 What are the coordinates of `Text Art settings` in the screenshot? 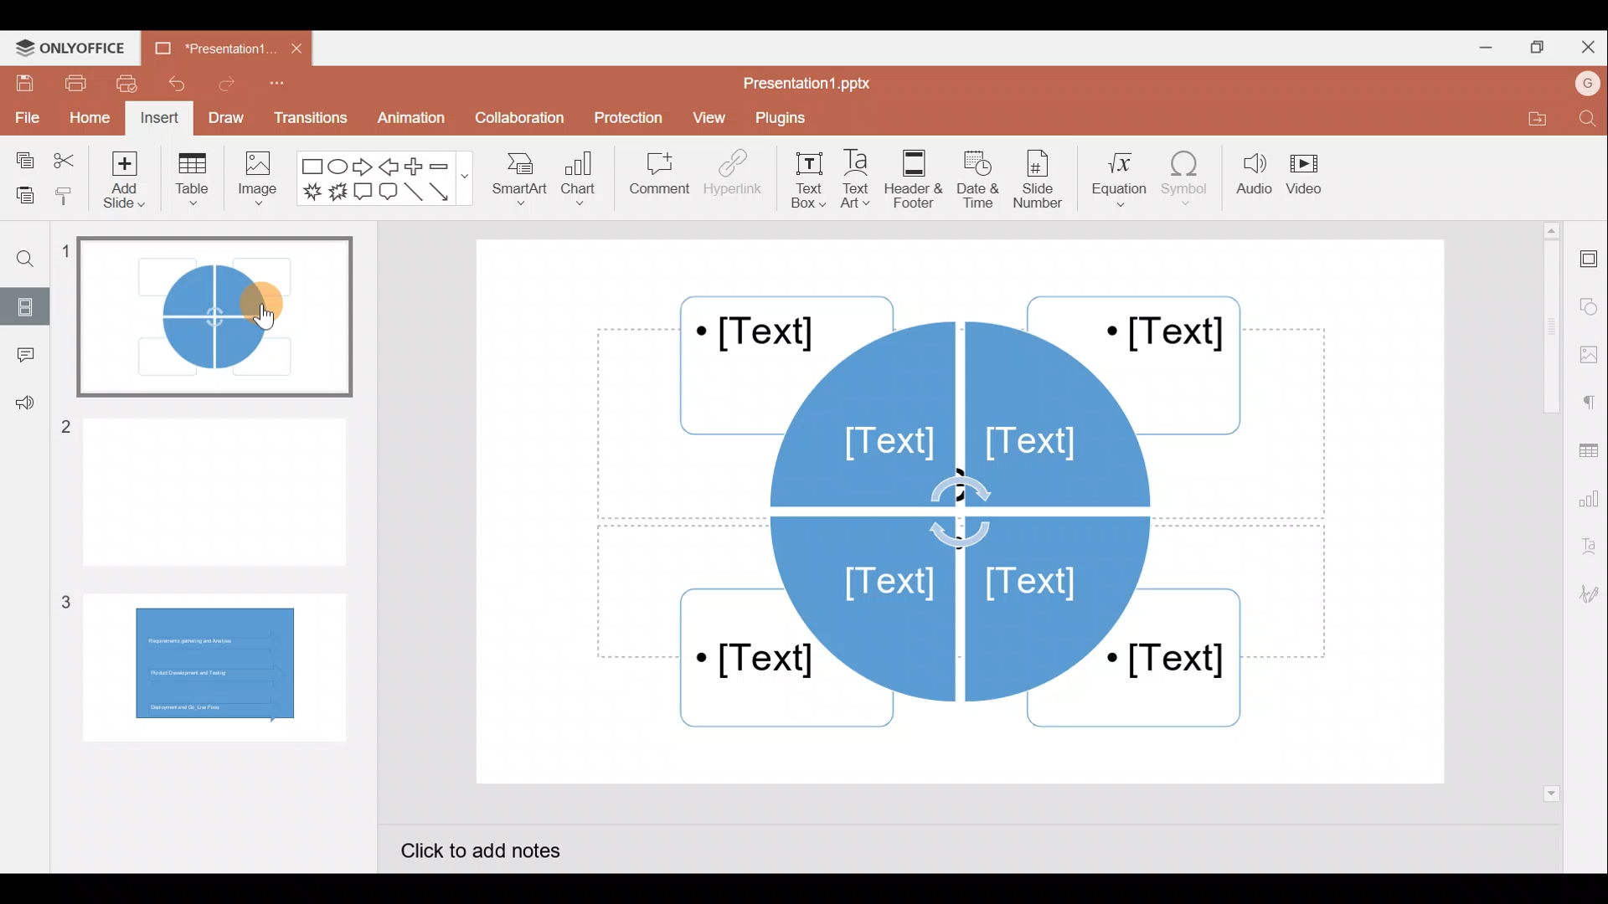 It's located at (1587, 552).